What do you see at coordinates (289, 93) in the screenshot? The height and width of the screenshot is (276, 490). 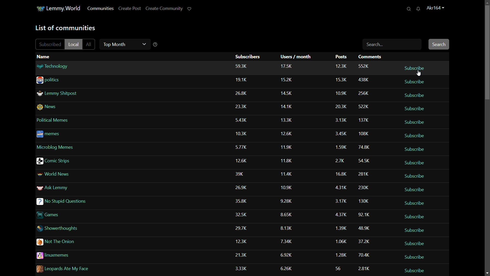 I see `user per month` at bounding box center [289, 93].